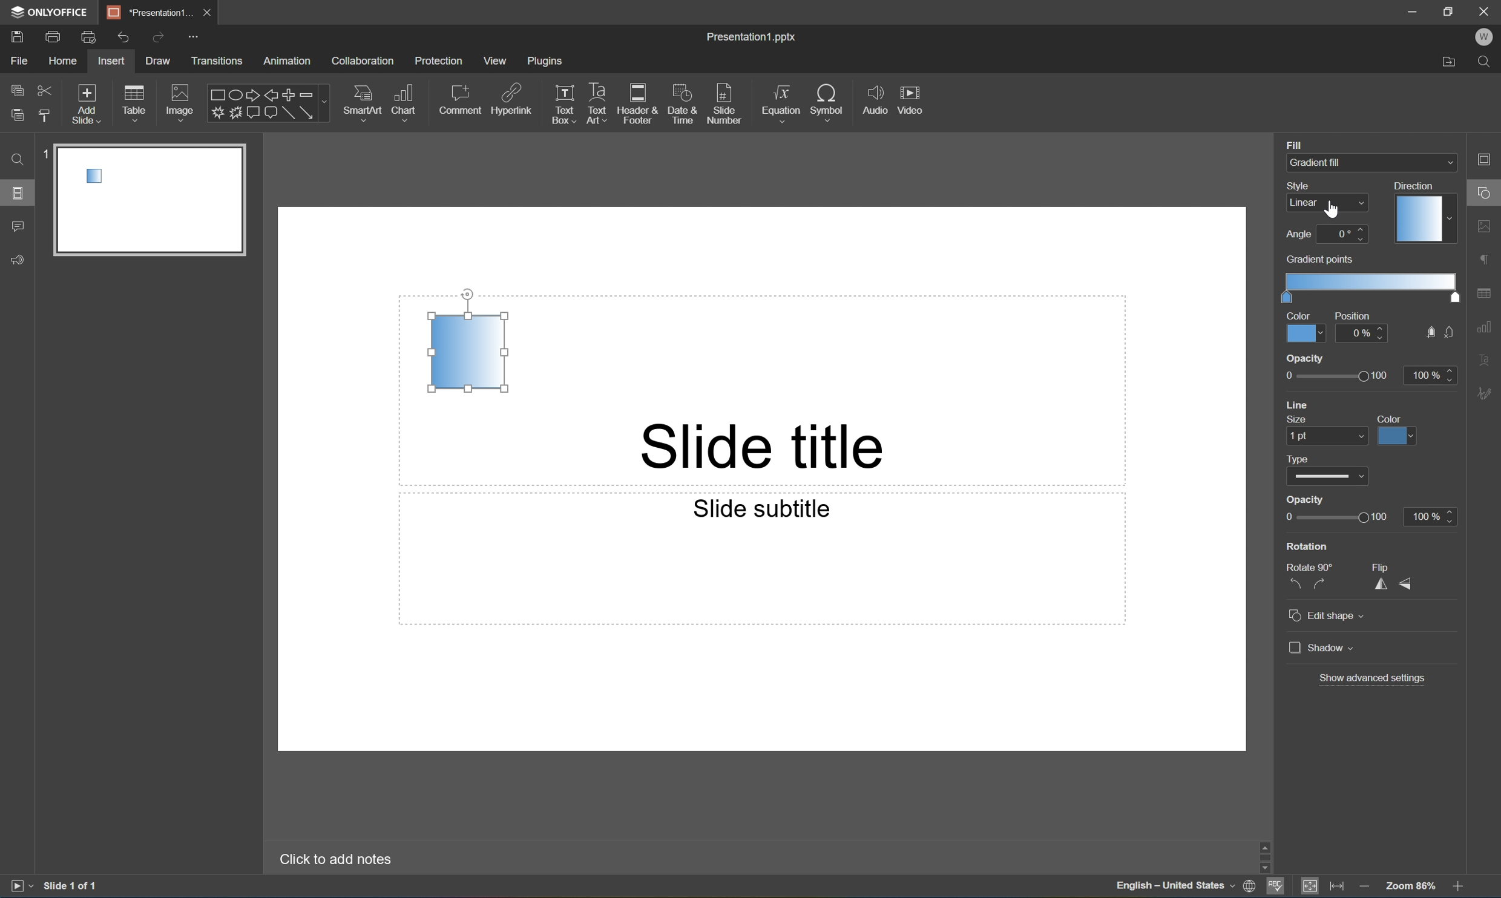 The image size is (1501, 898). Describe the element at coordinates (827, 100) in the screenshot. I see `Symbol` at that location.